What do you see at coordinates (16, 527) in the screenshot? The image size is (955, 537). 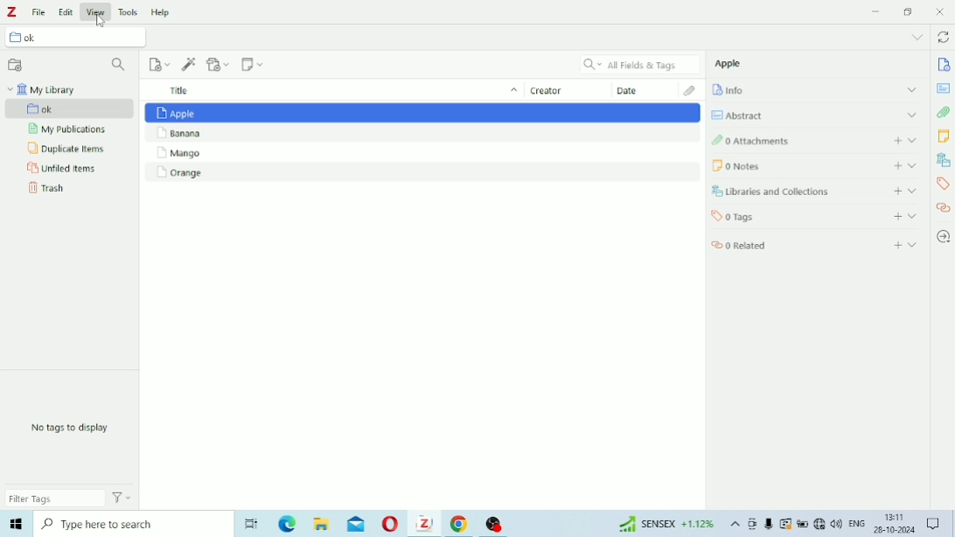 I see `Windows button` at bounding box center [16, 527].